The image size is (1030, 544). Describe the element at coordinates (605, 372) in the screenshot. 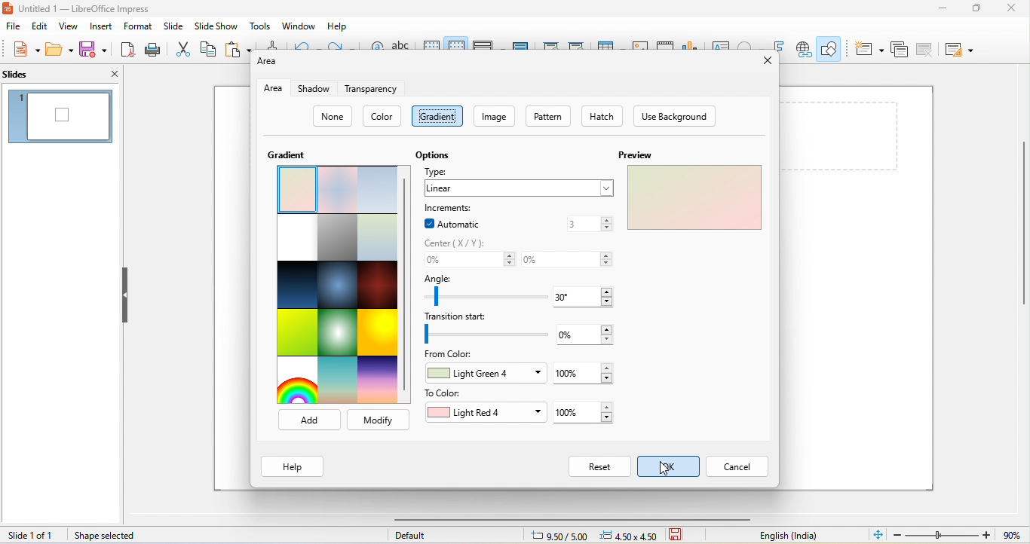

I see `adjust` at that location.